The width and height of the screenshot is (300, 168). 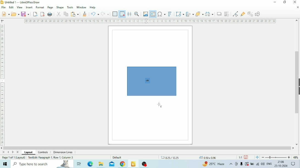 What do you see at coordinates (137, 14) in the screenshot?
I see `Zoom & Pan` at bounding box center [137, 14].